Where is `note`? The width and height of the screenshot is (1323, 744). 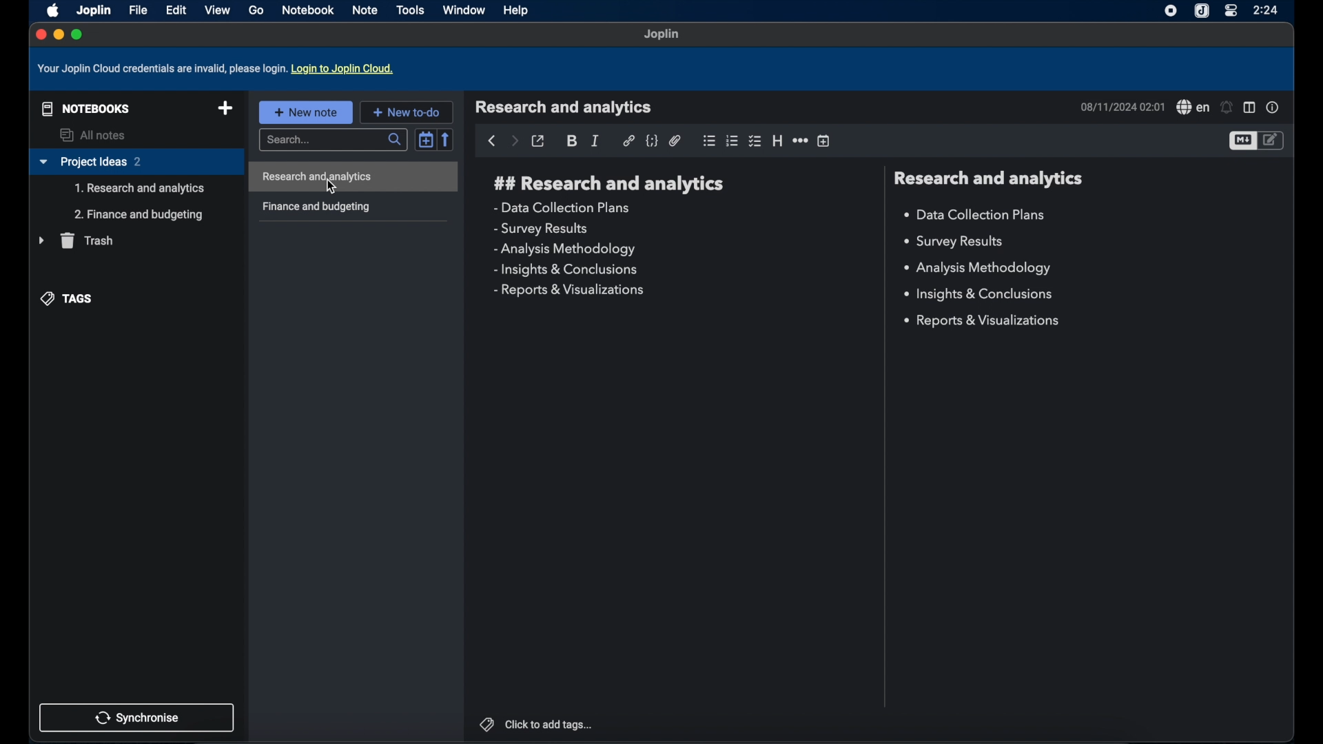 note is located at coordinates (366, 10).